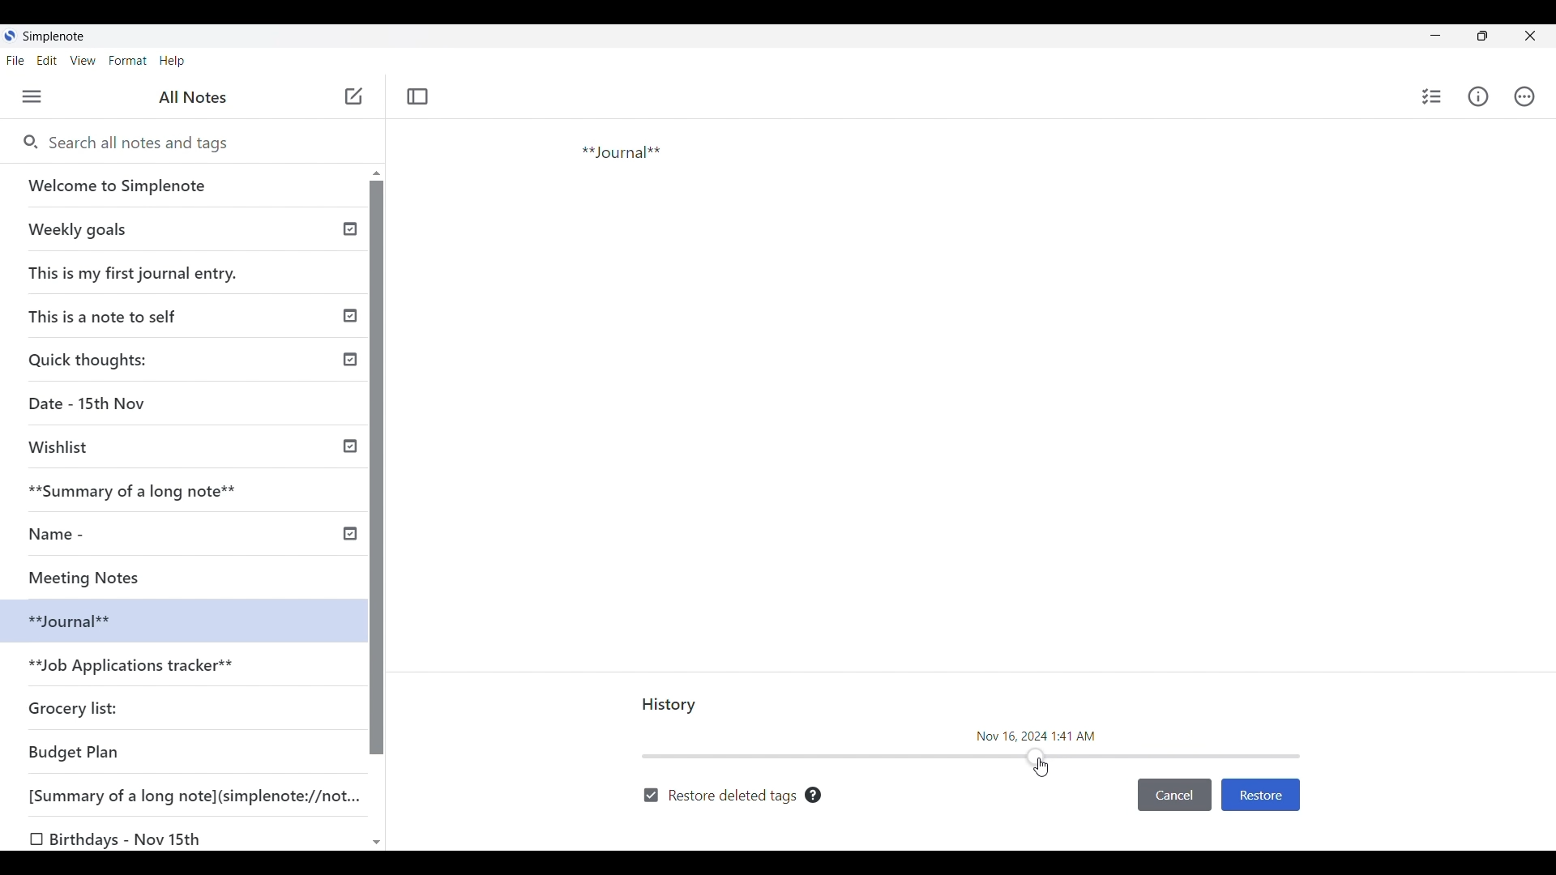 The height and width of the screenshot is (875, 1556). What do you see at coordinates (377, 843) in the screenshot?
I see `Quick slide to bottom` at bounding box center [377, 843].